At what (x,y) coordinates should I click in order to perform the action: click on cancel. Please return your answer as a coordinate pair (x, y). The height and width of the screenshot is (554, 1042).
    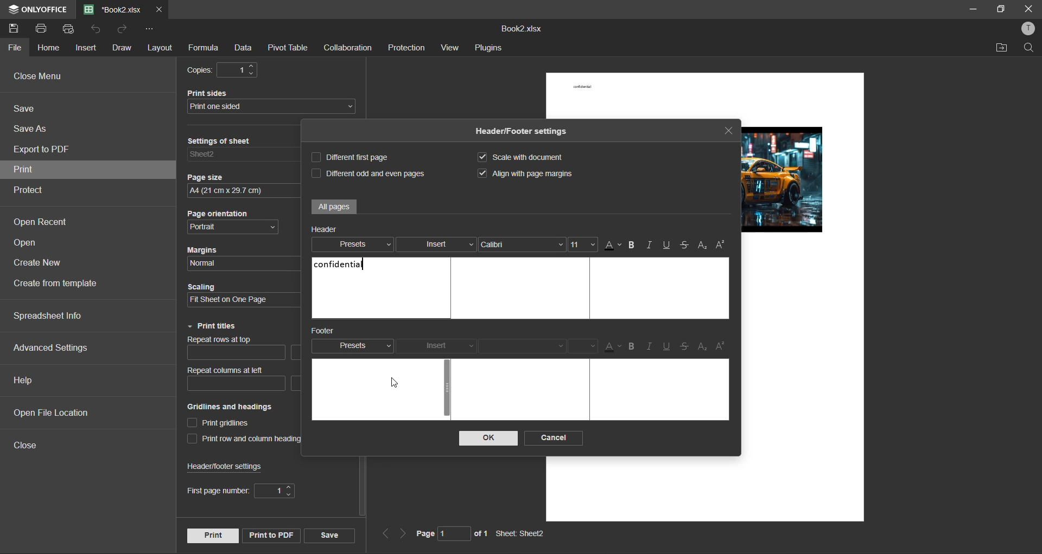
    Looking at the image, I should click on (551, 437).